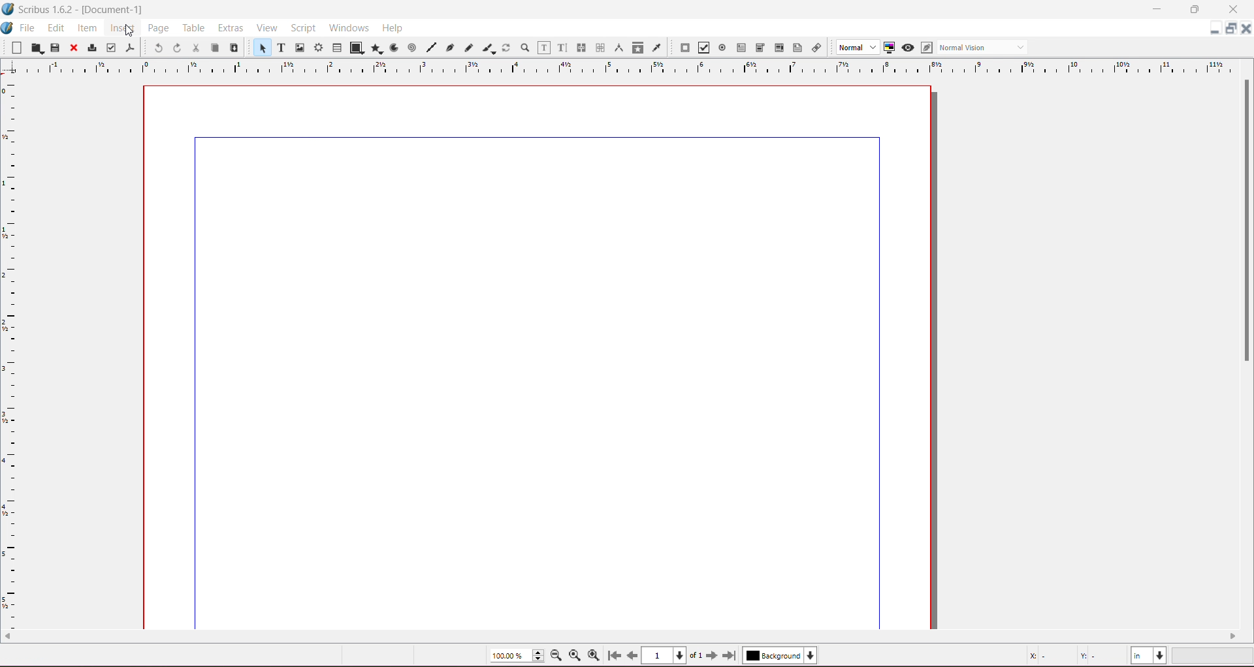 The width and height of the screenshot is (1254, 667). Describe the element at coordinates (110, 48) in the screenshot. I see `Preflight Verifier` at that location.